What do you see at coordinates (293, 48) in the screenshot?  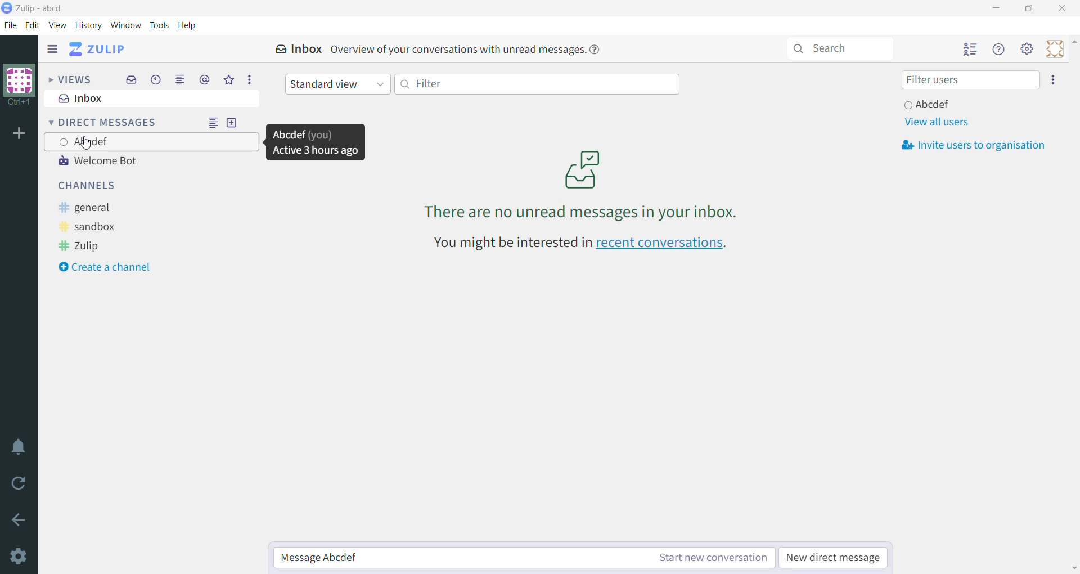 I see `Inbox` at bounding box center [293, 48].